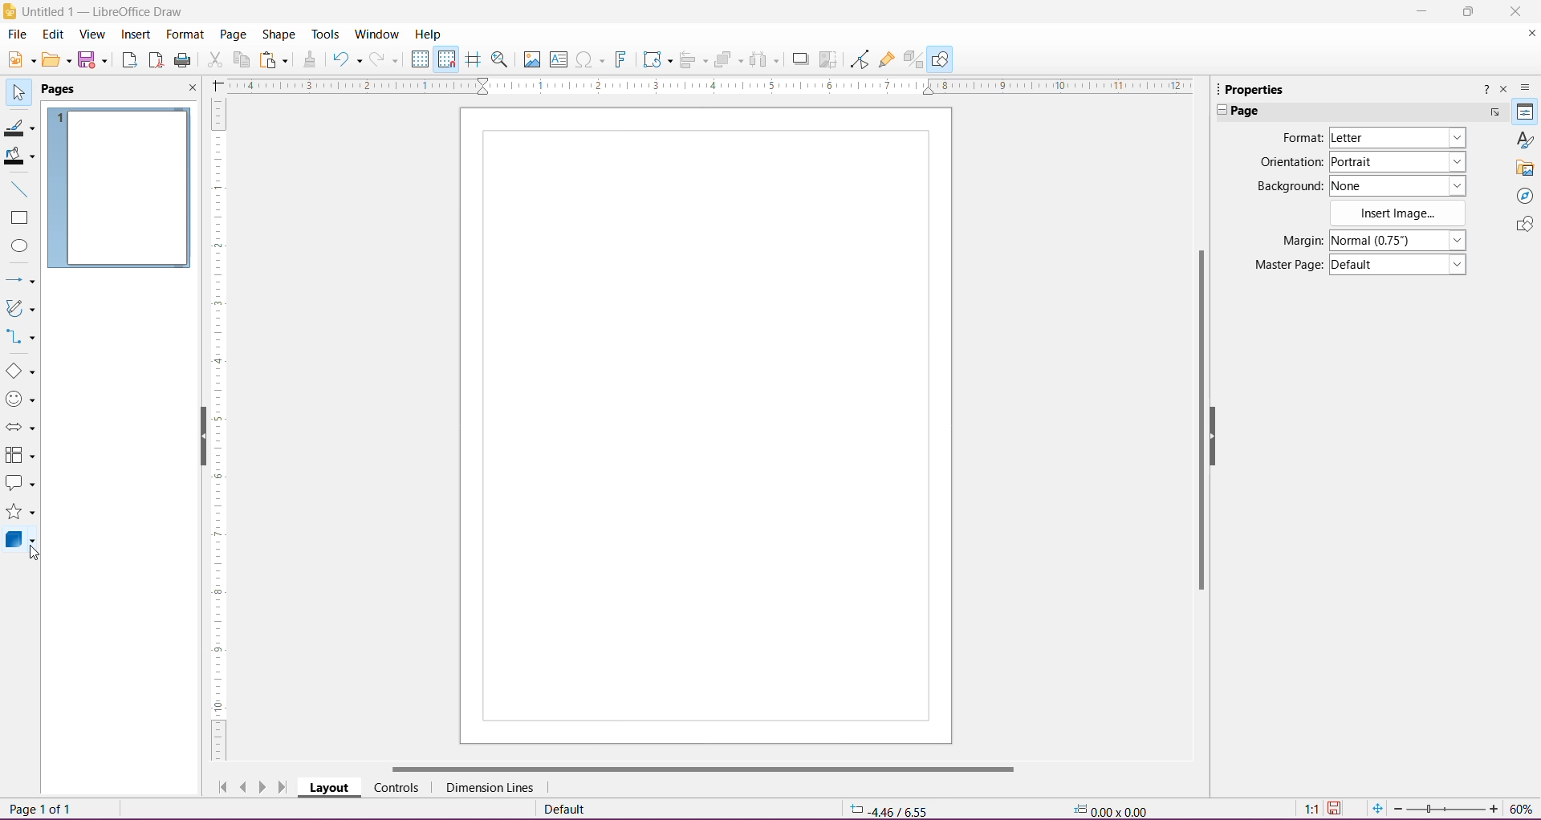 Image resolution: width=1541 pixels, height=820 pixels. Describe the element at coordinates (219, 783) in the screenshot. I see `Scroll to first page` at that location.